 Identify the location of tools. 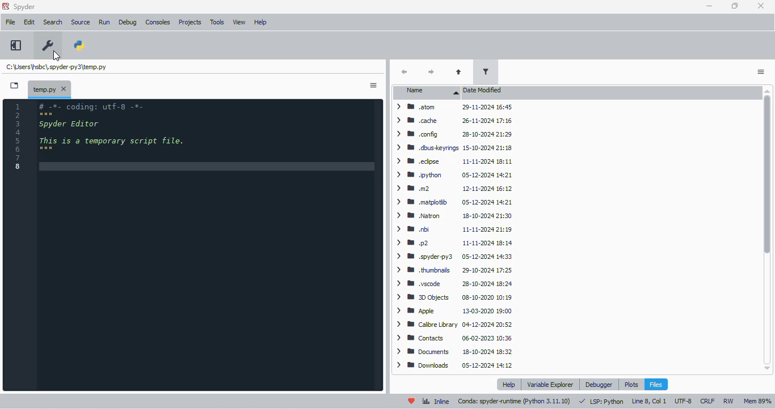
(217, 22).